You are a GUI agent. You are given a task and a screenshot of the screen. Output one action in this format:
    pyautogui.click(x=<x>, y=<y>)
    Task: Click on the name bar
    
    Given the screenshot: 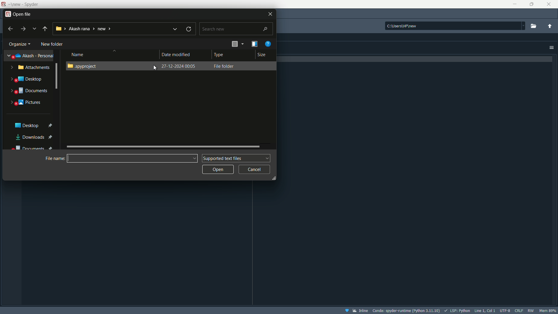 What is the action you would take?
    pyautogui.click(x=132, y=158)
    